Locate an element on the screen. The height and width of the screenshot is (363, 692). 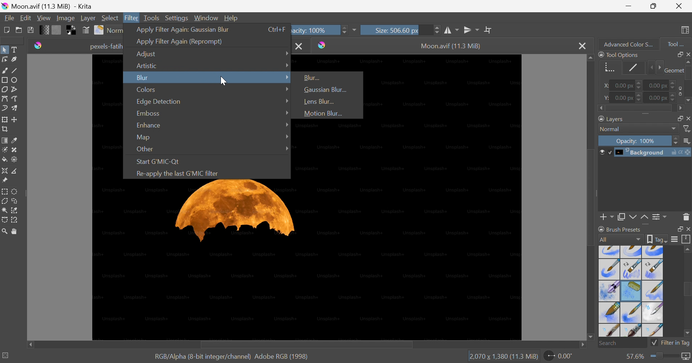
Restore down is located at coordinates (677, 118).